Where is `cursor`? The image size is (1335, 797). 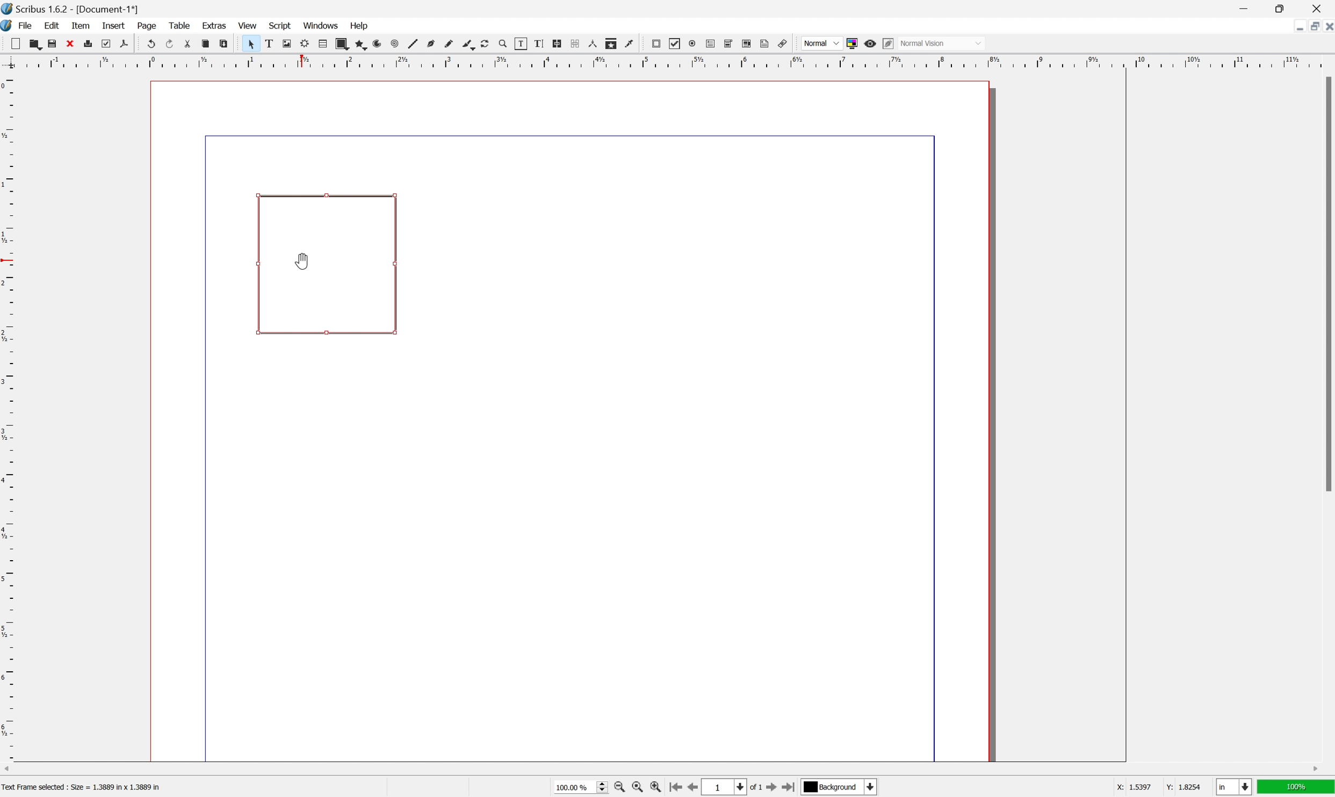 cursor is located at coordinates (249, 44).